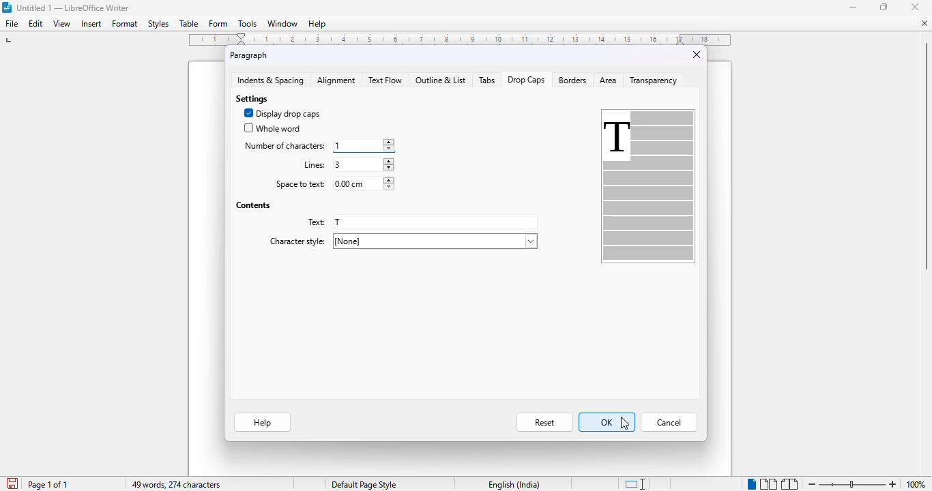 The width and height of the screenshot is (932, 491). What do you see at coordinates (158, 24) in the screenshot?
I see `styles` at bounding box center [158, 24].